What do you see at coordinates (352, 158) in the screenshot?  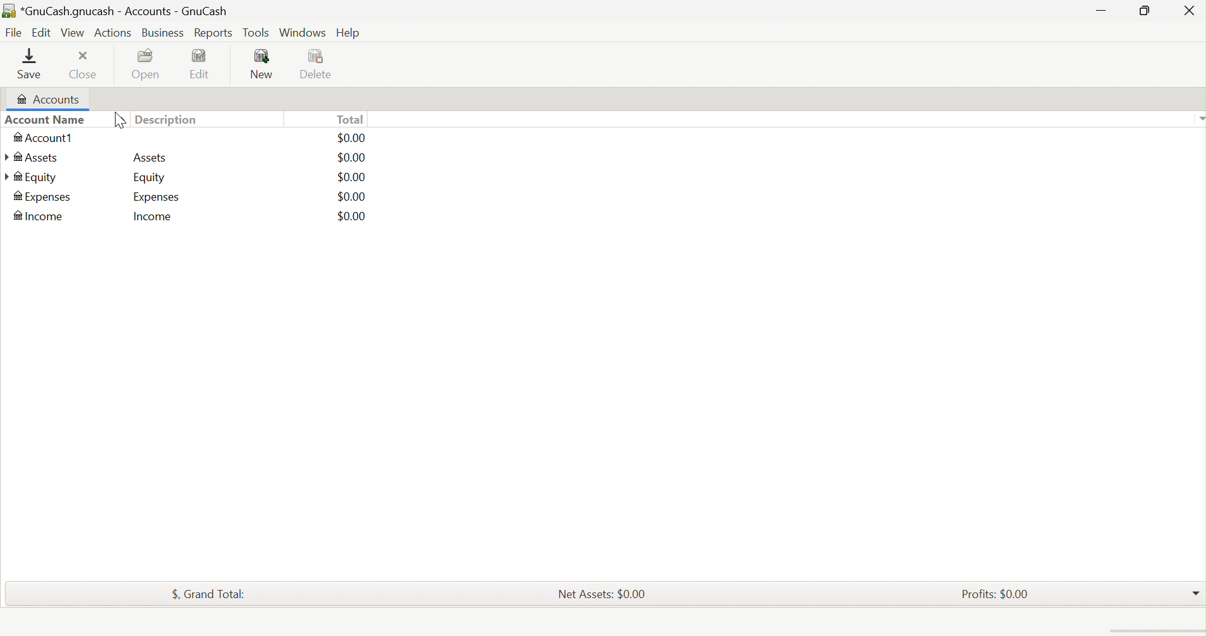 I see `$0.00` at bounding box center [352, 158].